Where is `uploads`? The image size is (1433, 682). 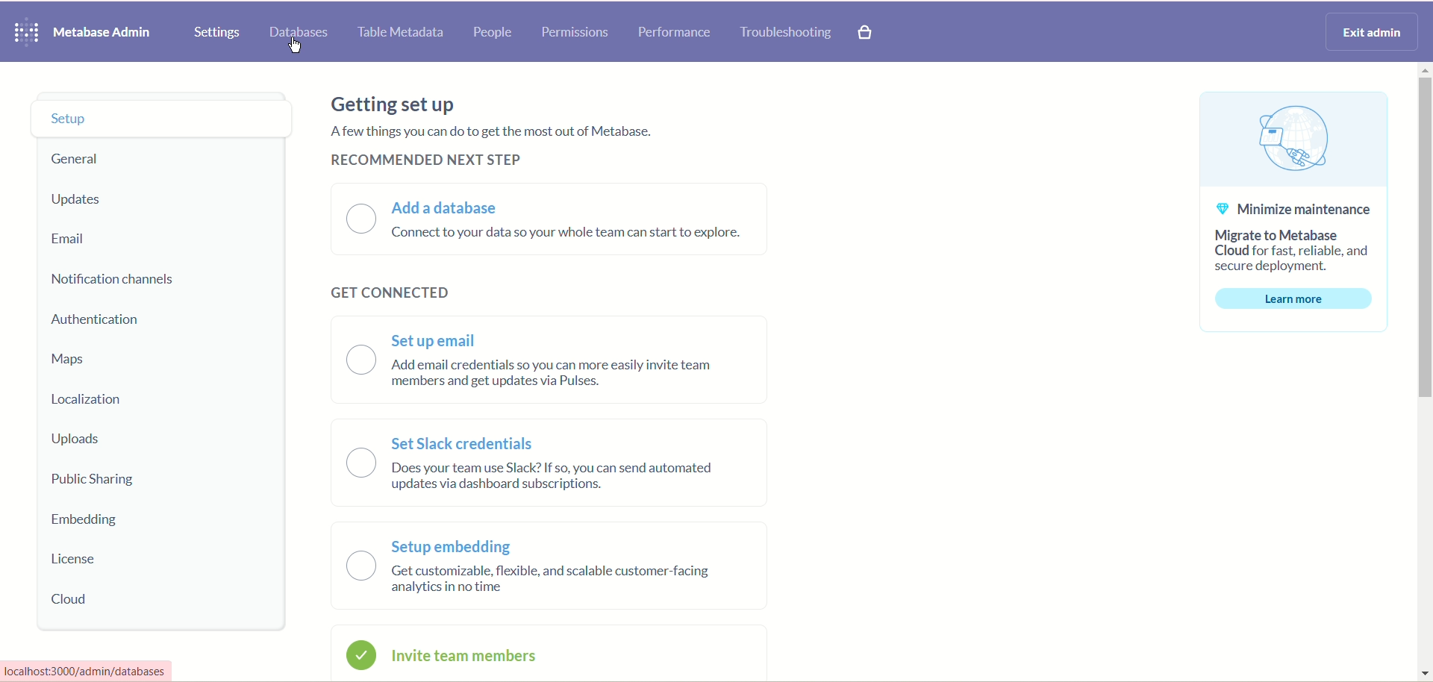
uploads is located at coordinates (79, 439).